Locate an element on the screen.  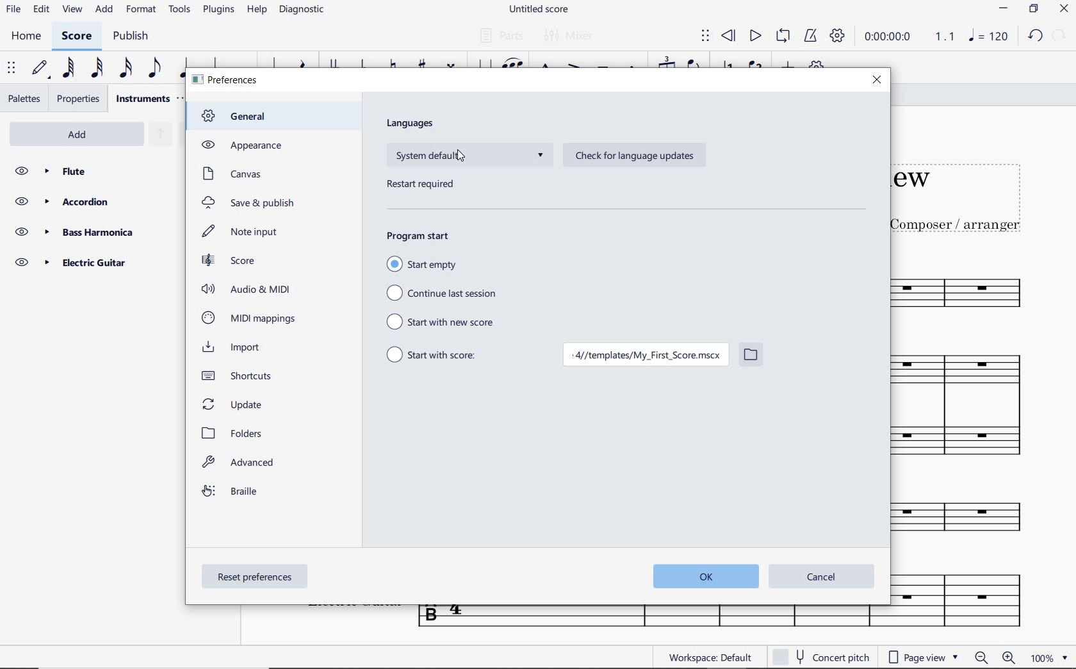
Instrument: Electric guitar is located at coordinates (650, 618).